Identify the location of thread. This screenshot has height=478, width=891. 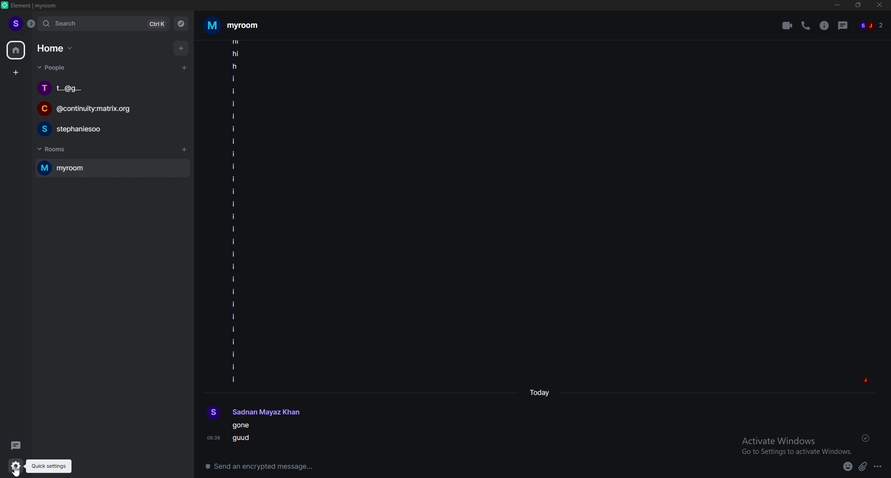
(844, 25).